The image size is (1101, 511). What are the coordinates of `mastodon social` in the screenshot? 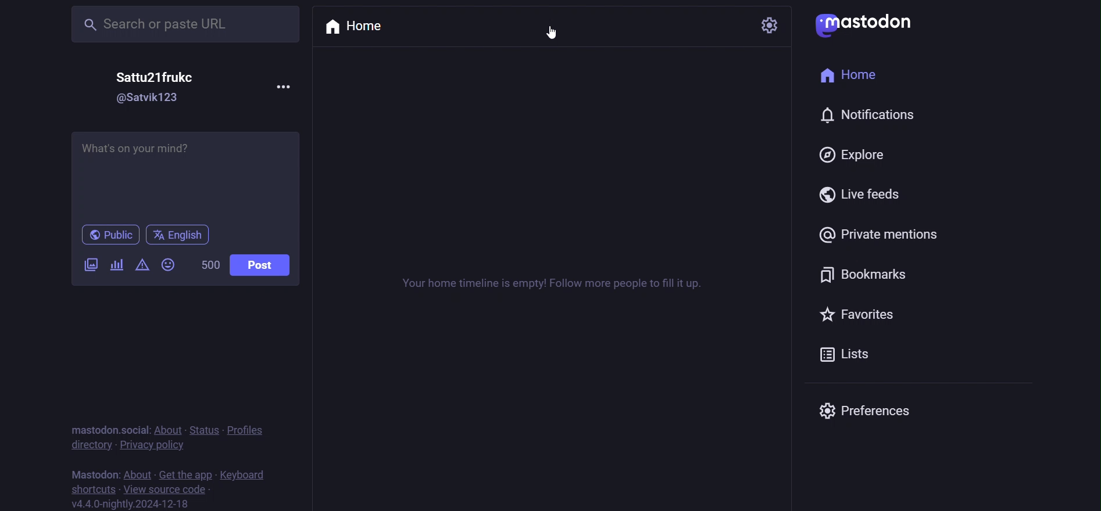 It's located at (108, 428).